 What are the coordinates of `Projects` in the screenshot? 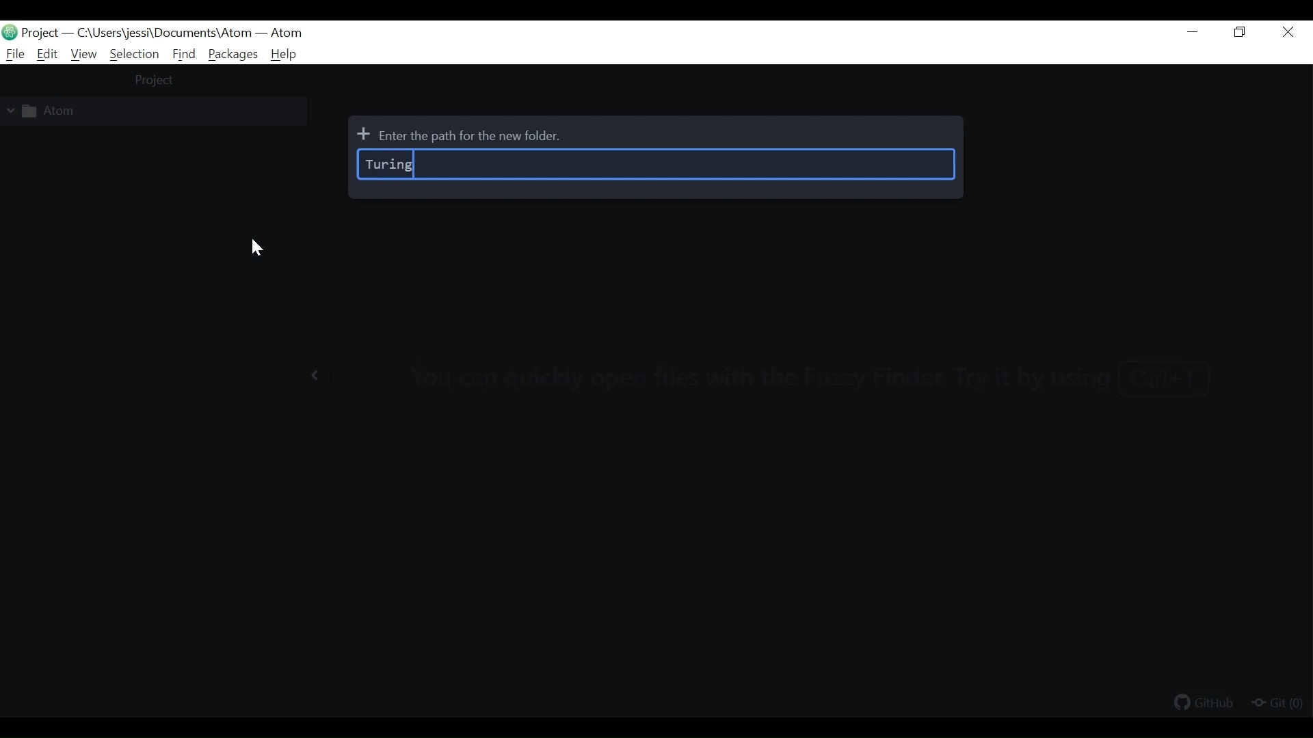 It's located at (42, 33).